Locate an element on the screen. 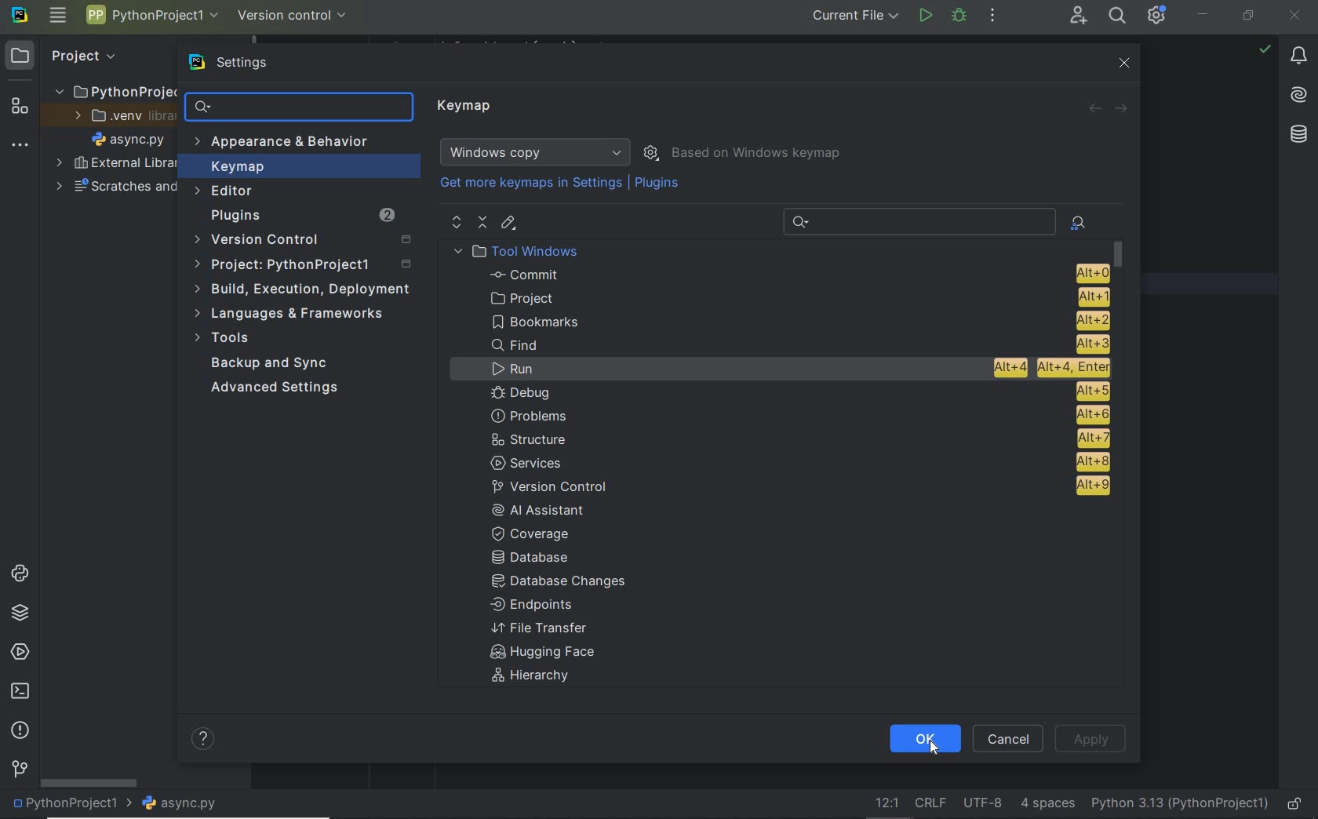  Commit is located at coordinates (796, 275).